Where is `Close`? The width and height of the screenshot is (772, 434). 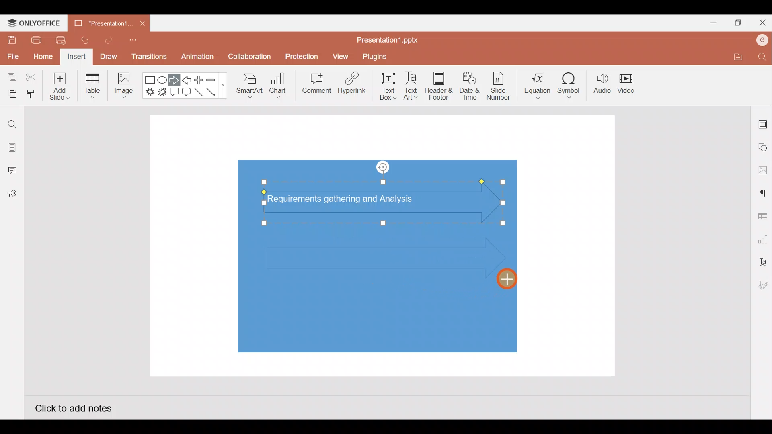 Close is located at coordinates (761, 21).